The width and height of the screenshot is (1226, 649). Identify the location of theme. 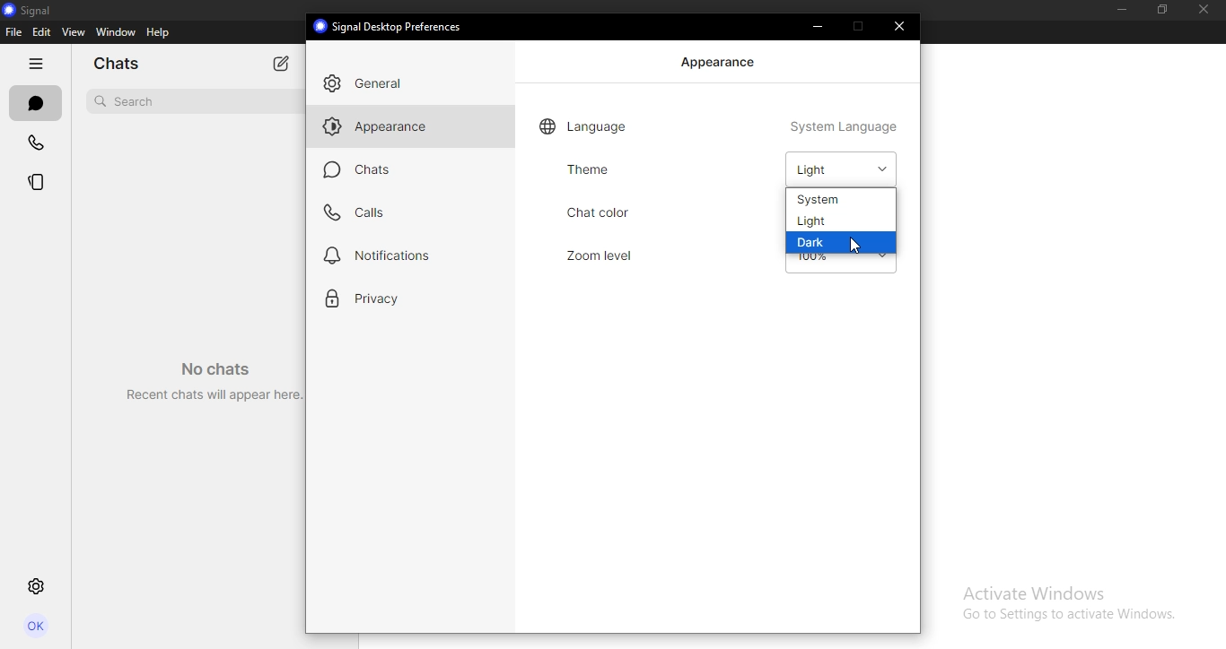
(587, 169).